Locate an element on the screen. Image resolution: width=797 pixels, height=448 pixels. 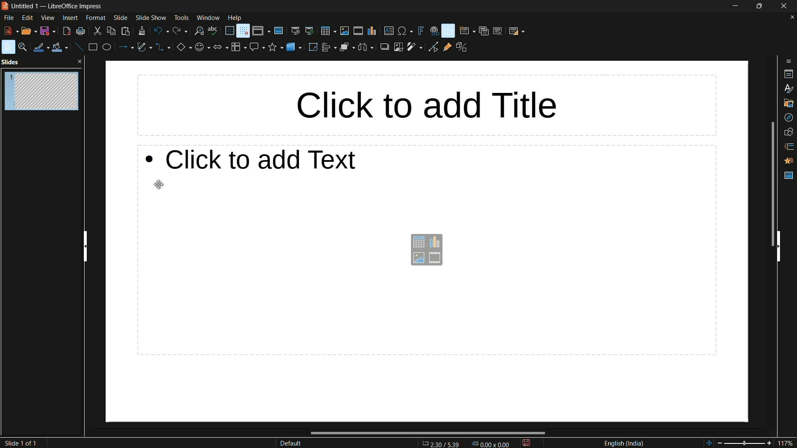
display grid is located at coordinates (228, 31).